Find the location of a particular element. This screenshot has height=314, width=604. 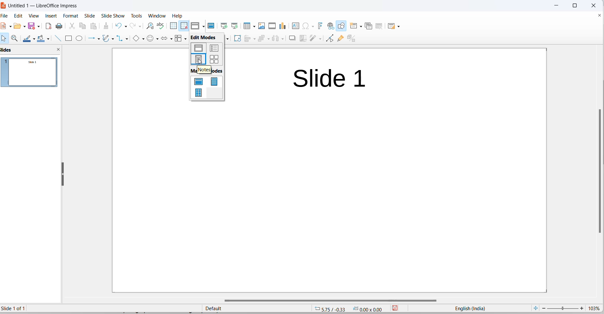

display views options dropdown button is located at coordinates (205, 26).